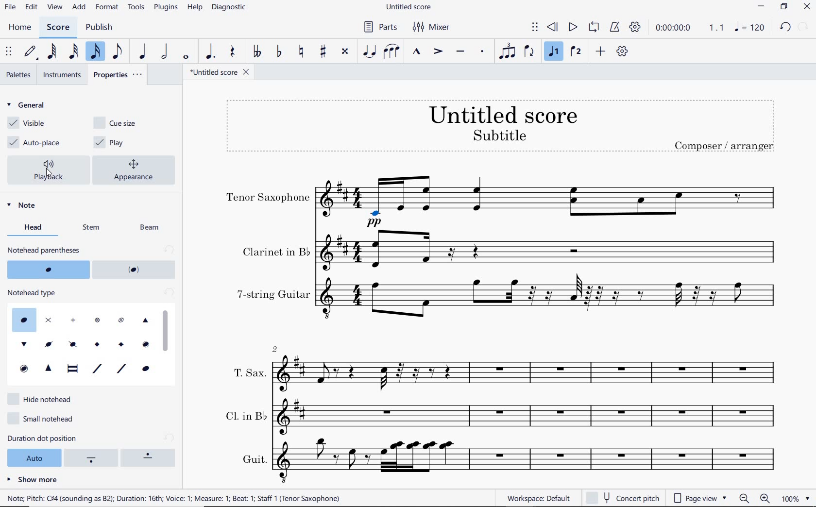  What do you see at coordinates (503, 114) in the screenshot?
I see `text` at bounding box center [503, 114].